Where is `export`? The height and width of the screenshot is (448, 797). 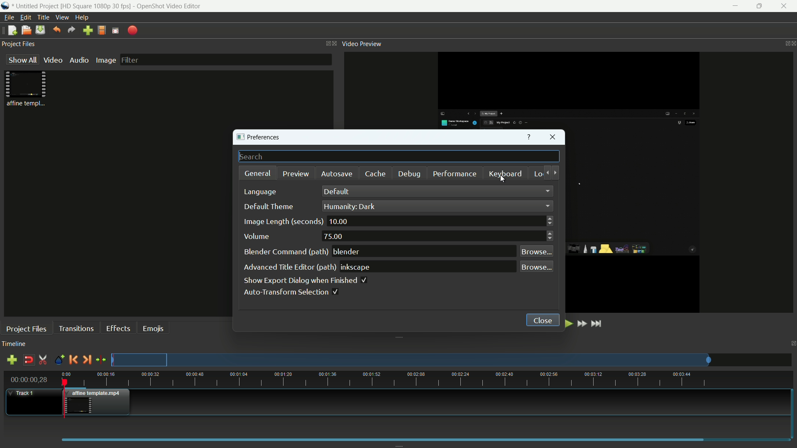 export is located at coordinates (133, 30).